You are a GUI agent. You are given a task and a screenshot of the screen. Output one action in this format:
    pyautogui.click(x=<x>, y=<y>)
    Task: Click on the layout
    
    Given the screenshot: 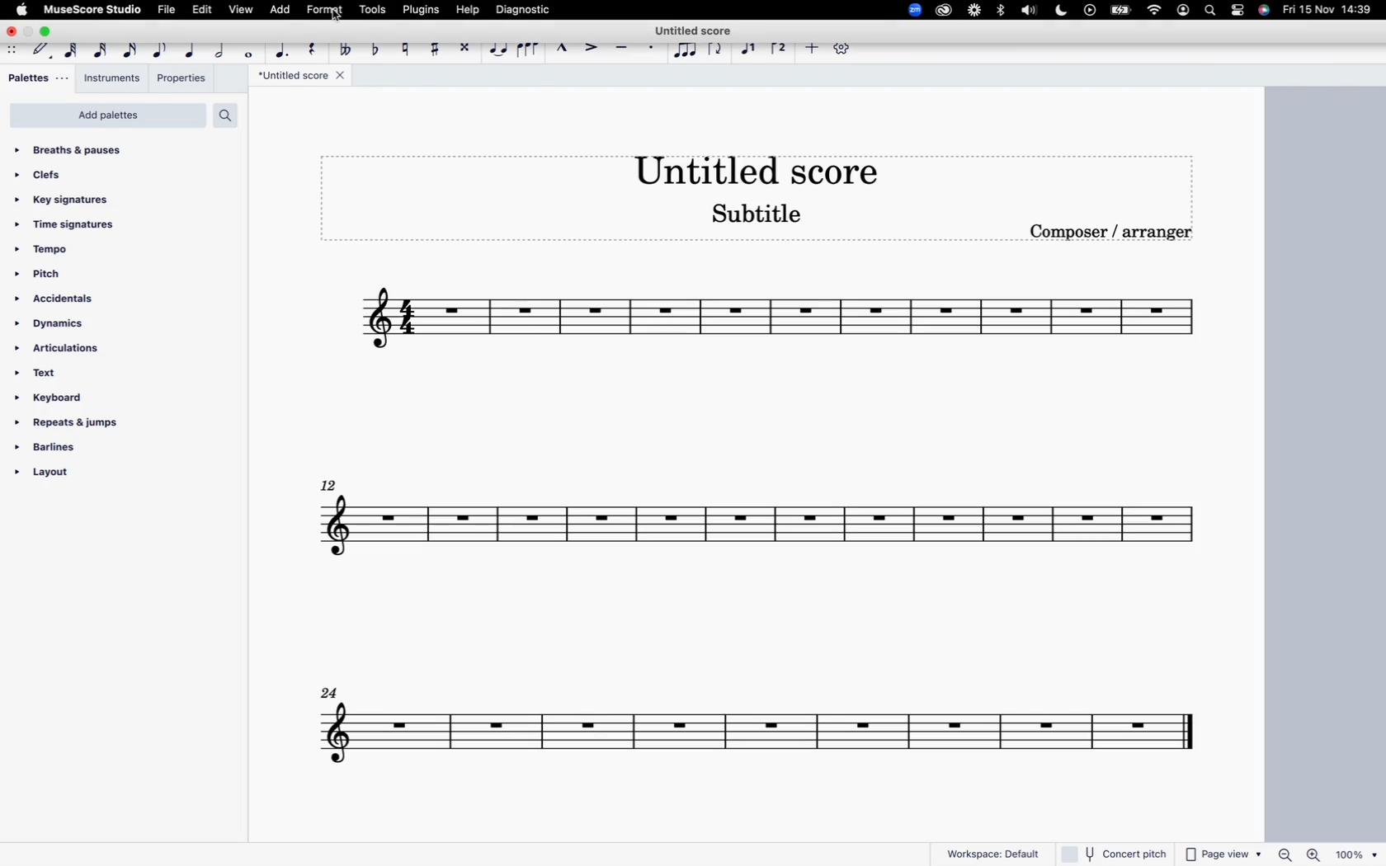 What is the action you would take?
    pyautogui.click(x=70, y=476)
    